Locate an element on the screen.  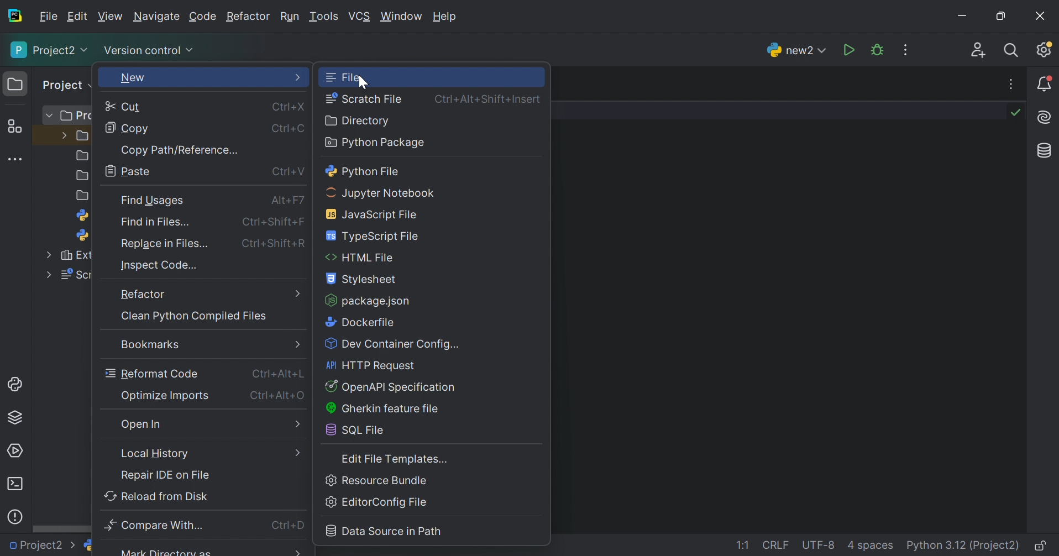
Refactor is located at coordinates (142, 295).